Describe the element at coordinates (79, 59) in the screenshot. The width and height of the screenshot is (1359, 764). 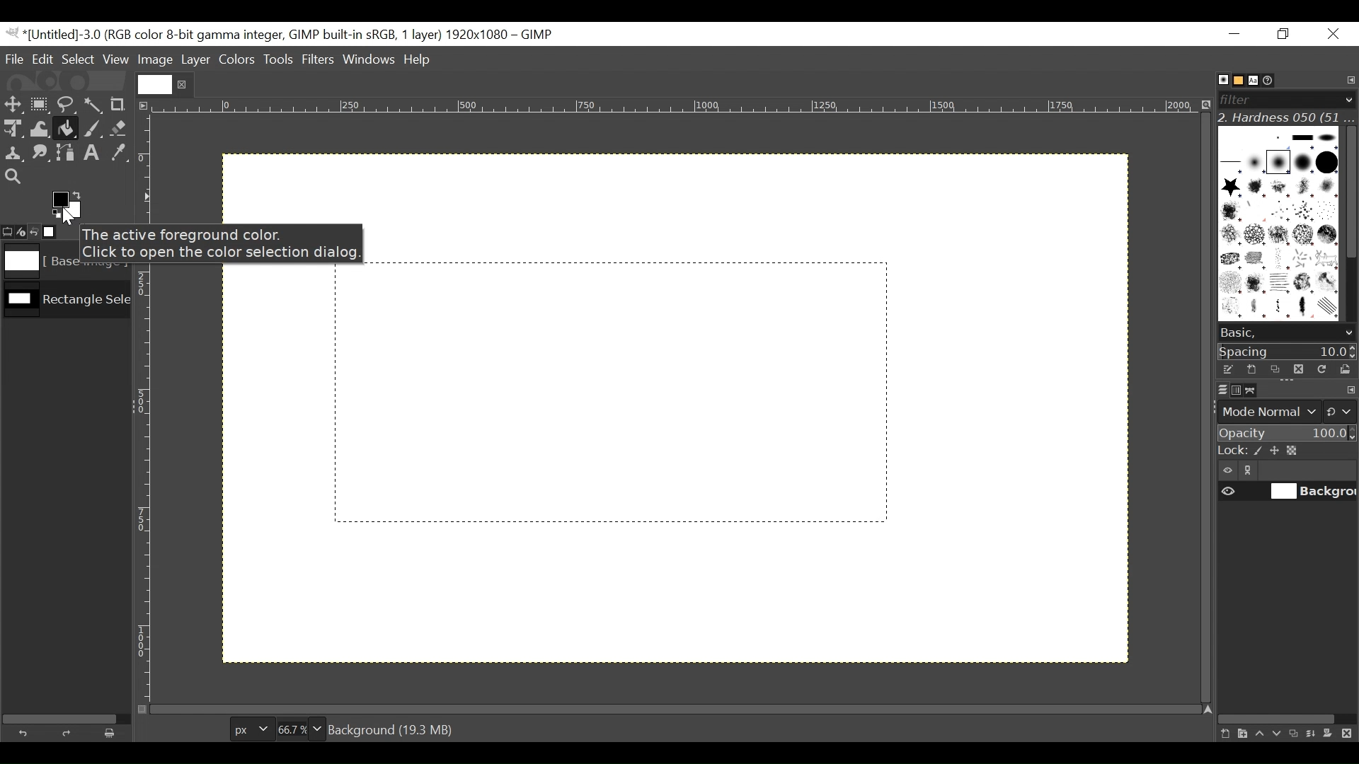
I see `Select` at that location.